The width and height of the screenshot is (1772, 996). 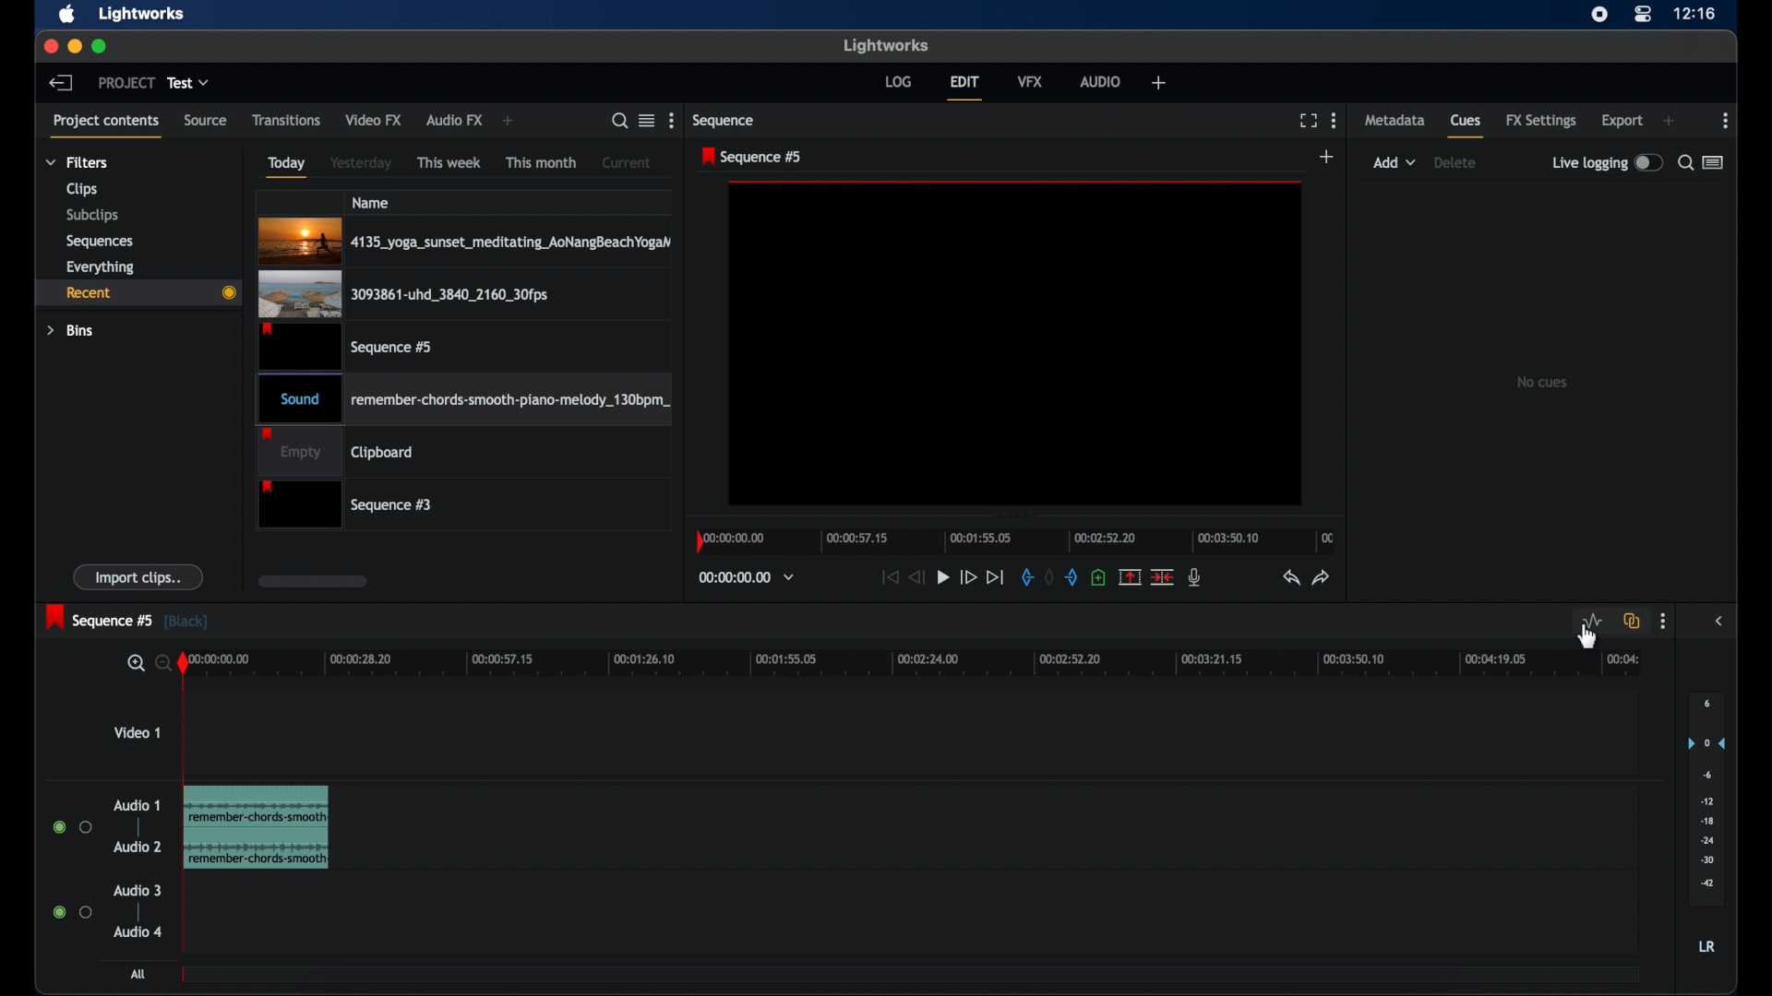 I want to click on timeline scale, so click(x=921, y=664).